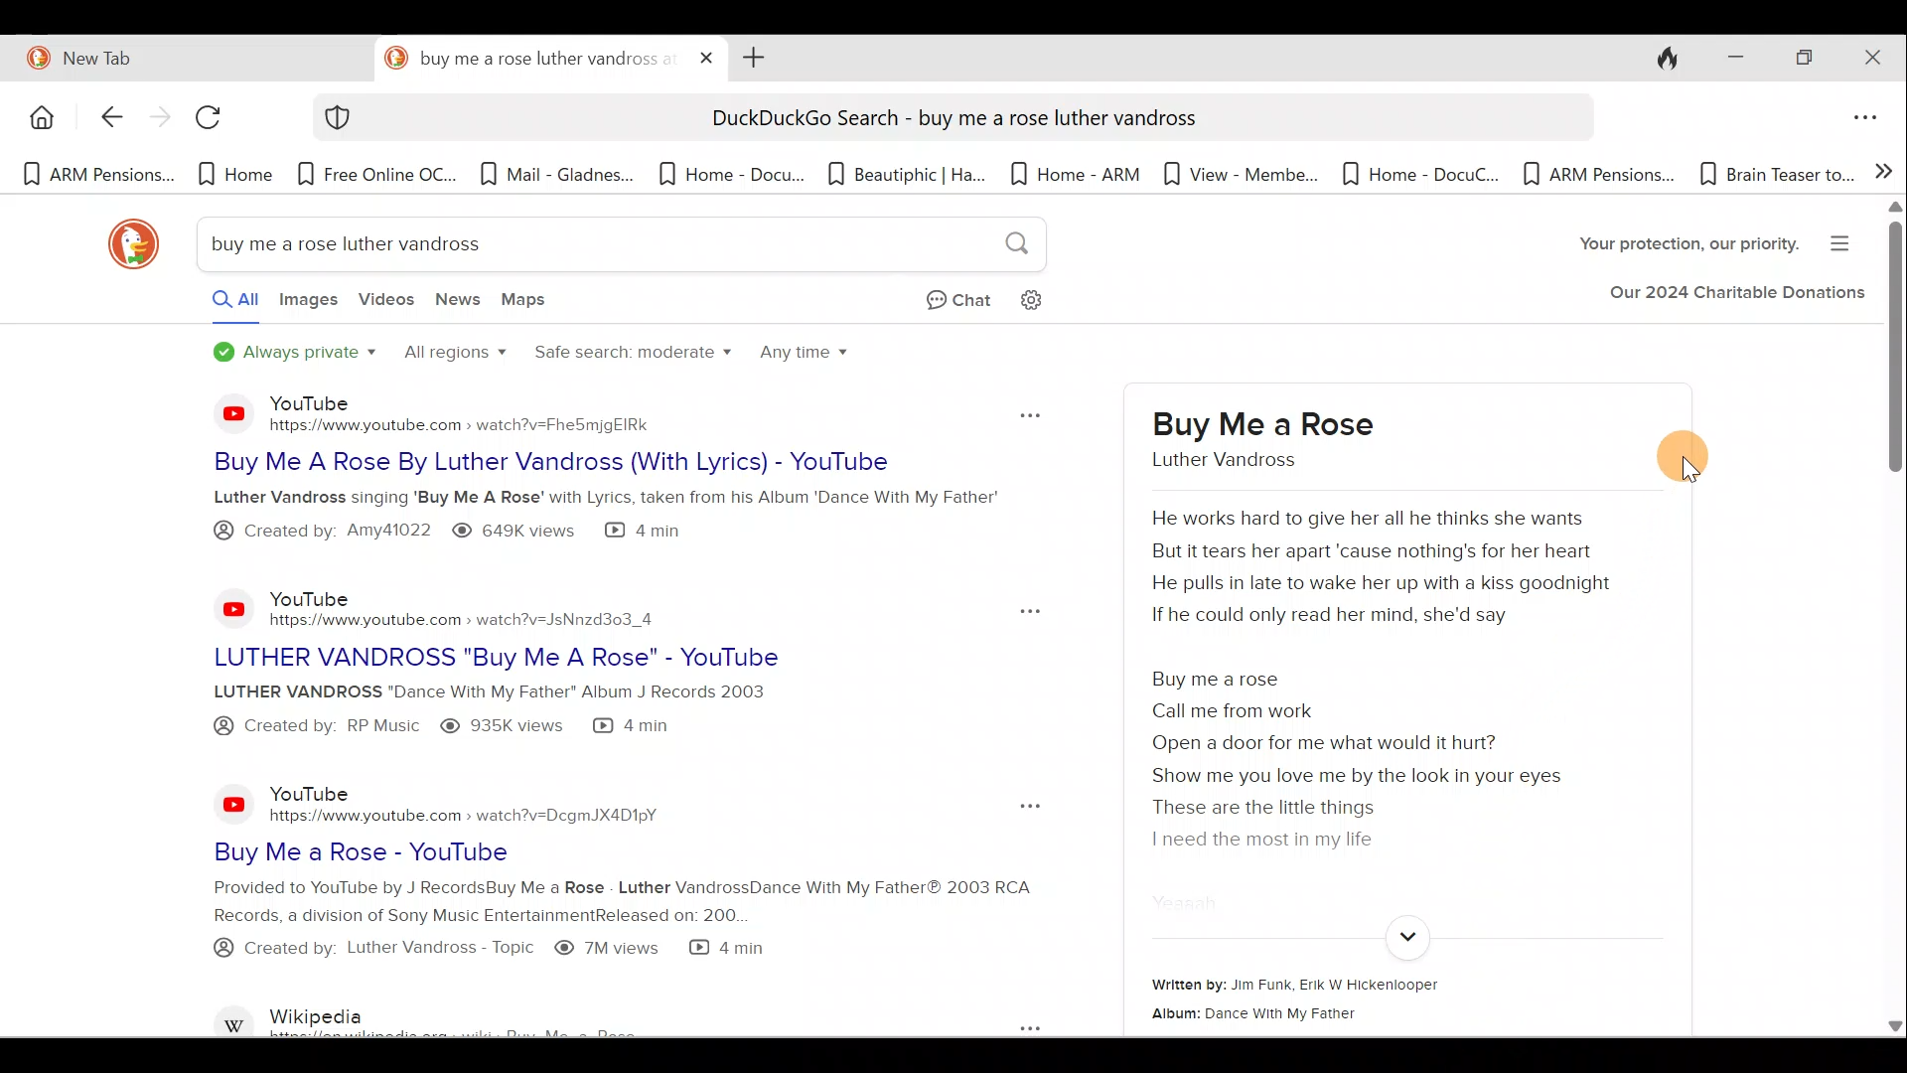  I want to click on DuckDuckGo logo, so click(124, 244).